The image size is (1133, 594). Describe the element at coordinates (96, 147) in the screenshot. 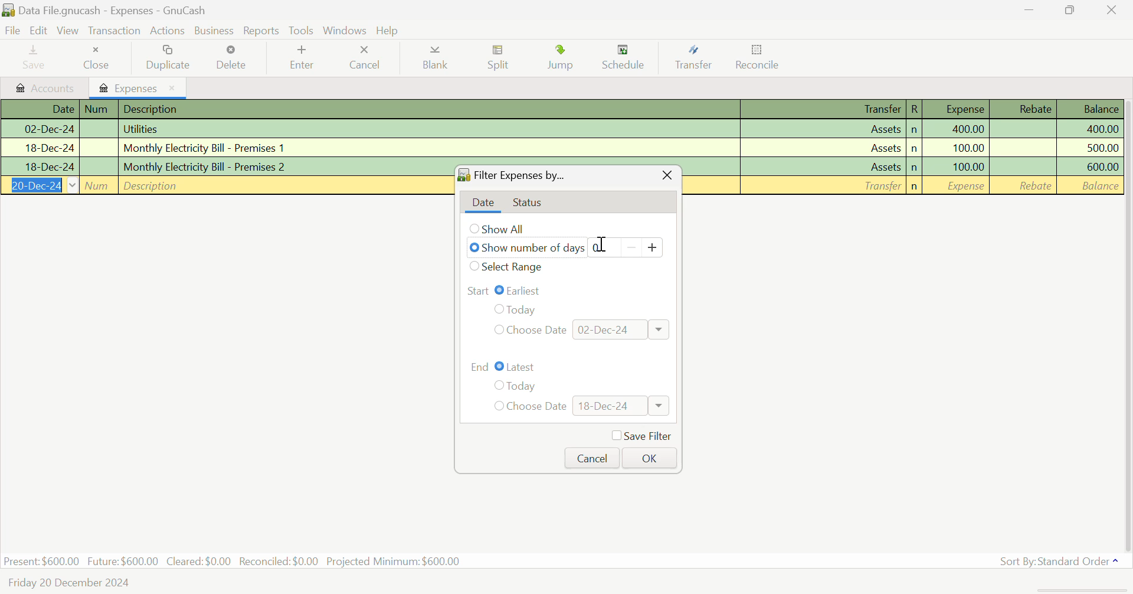

I see `Num` at that location.